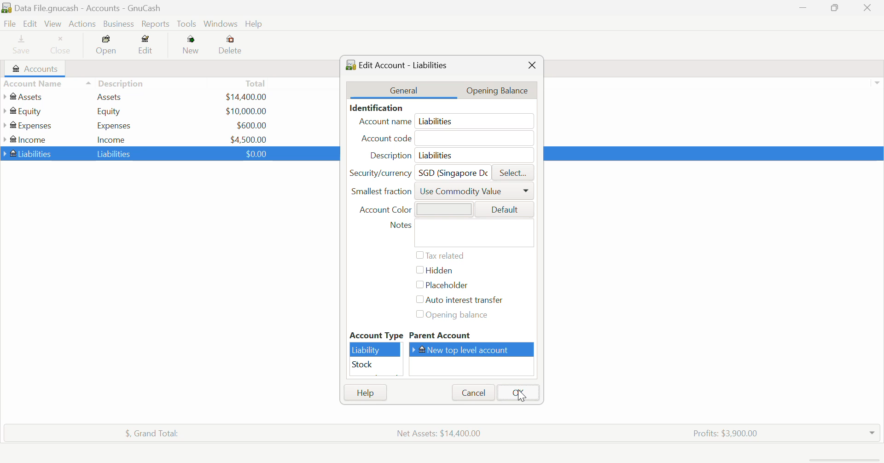 The image size is (884, 463). I want to click on Edit Account - Liabilities, so click(400, 64).